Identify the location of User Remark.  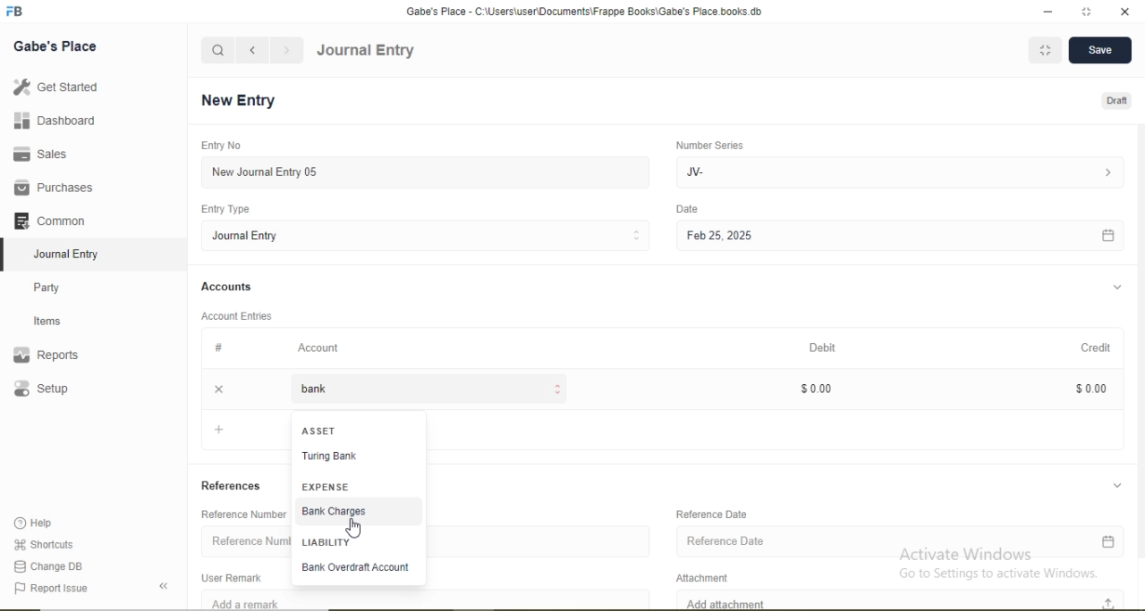
(236, 576).